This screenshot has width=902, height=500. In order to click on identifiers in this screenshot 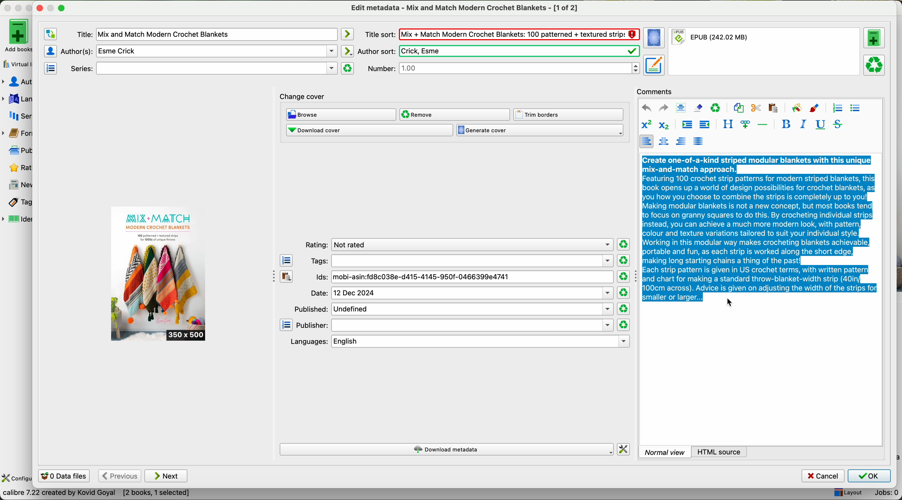, I will do `click(18, 220)`.